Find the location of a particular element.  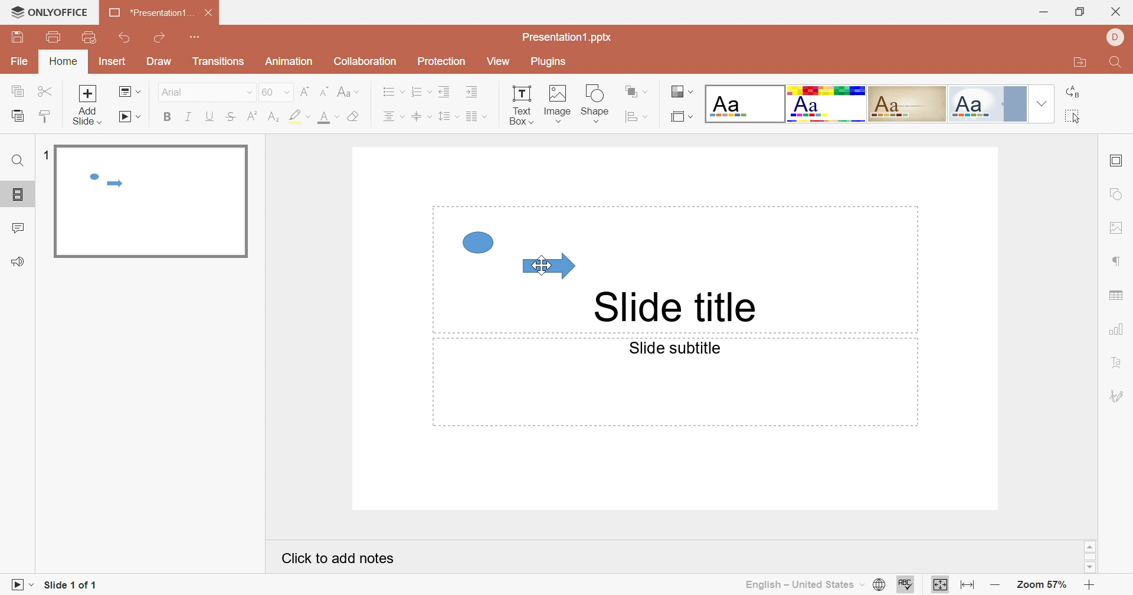

Circle is located at coordinates (472, 238).